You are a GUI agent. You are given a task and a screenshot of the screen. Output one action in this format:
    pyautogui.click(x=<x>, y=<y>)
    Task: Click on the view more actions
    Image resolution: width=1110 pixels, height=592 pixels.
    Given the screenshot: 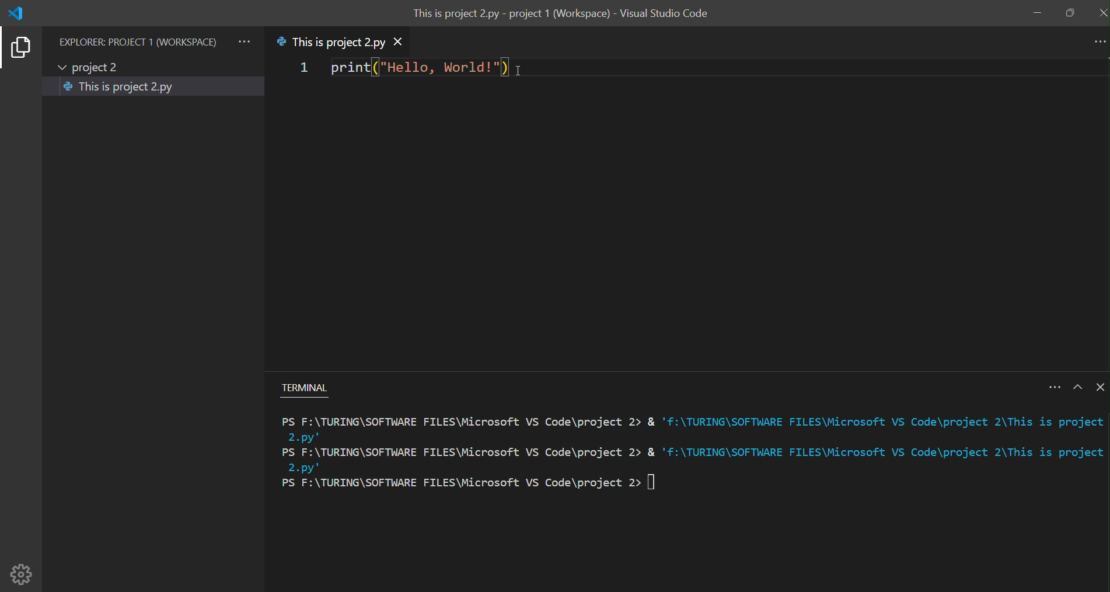 What is the action you would take?
    pyautogui.click(x=245, y=41)
    